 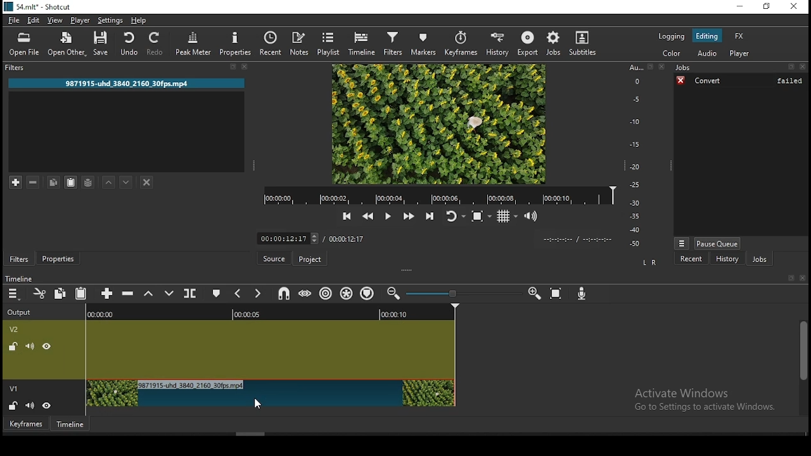 What do you see at coordinates (238, 294) in the screenshot?
I see `previous marker` at bounding box center [238, 294].